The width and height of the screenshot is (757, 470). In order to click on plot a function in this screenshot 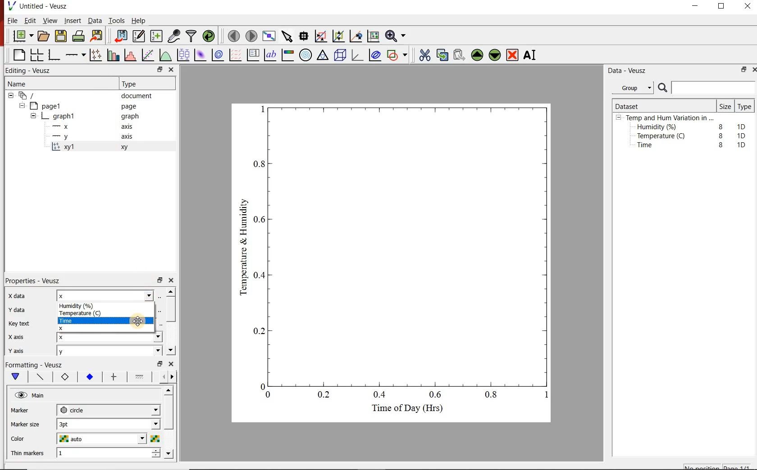, I will do `click(166, 56)`.